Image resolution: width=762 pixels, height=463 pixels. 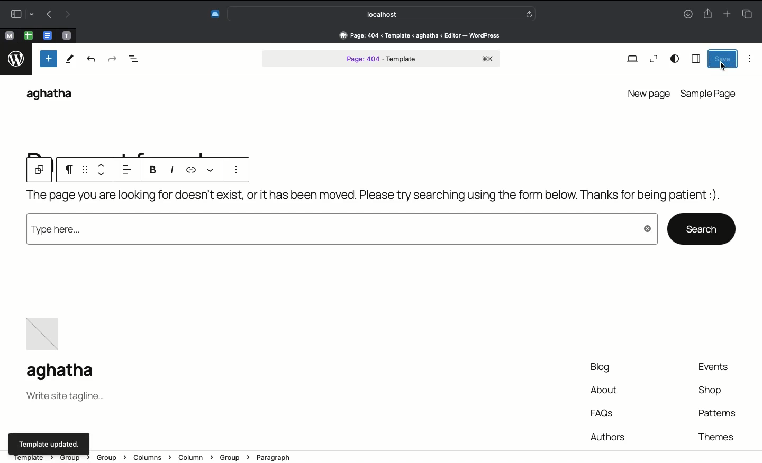 What do you see at coordinates (67, 36) in the screenshot?
I see `open tab` at bounding box center [67, 36].